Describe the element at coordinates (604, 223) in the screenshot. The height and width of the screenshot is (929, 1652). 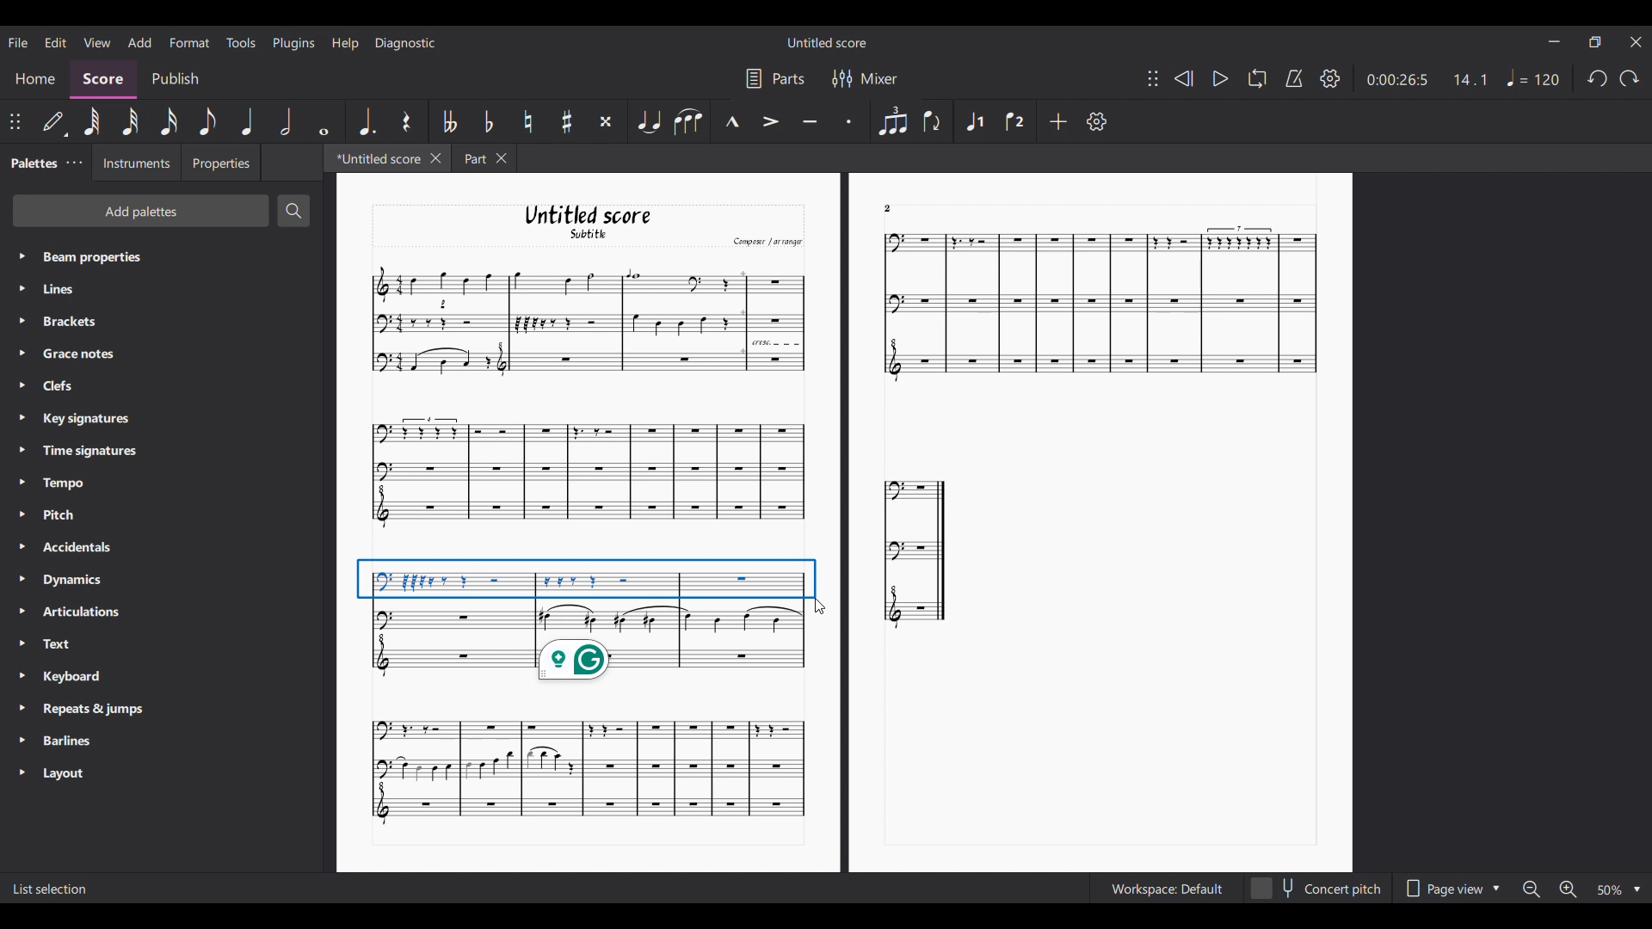
I see `Untitled score Subtitle` at that location.